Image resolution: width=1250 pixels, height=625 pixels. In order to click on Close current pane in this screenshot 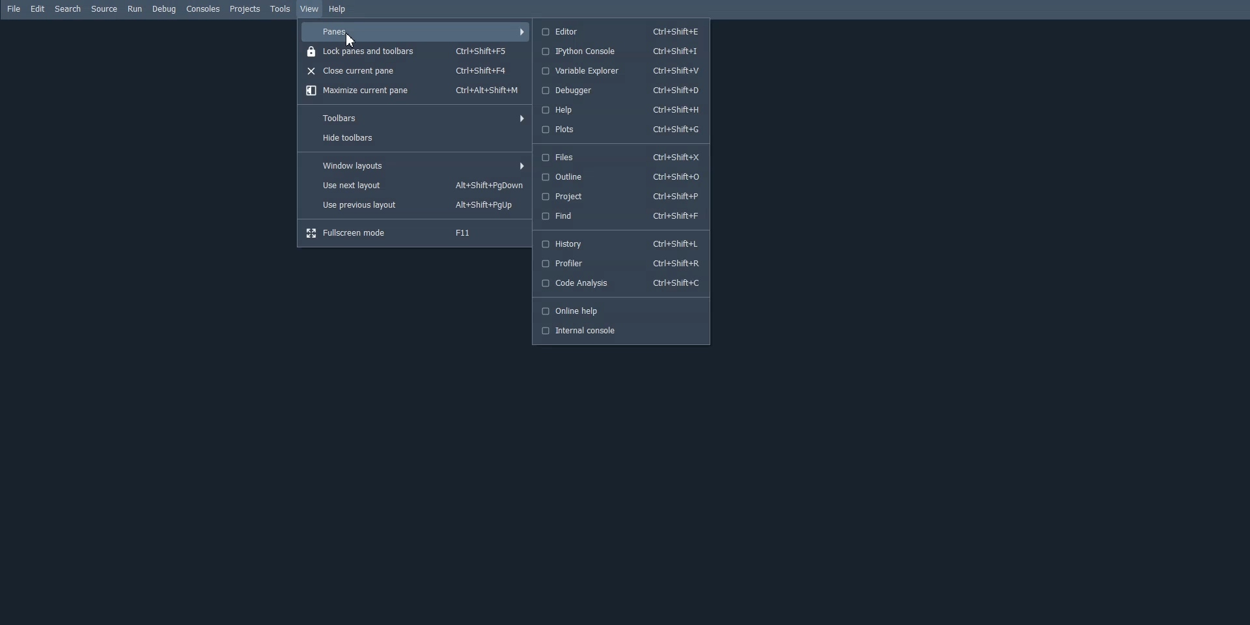, I will do `click(417, 70)`.